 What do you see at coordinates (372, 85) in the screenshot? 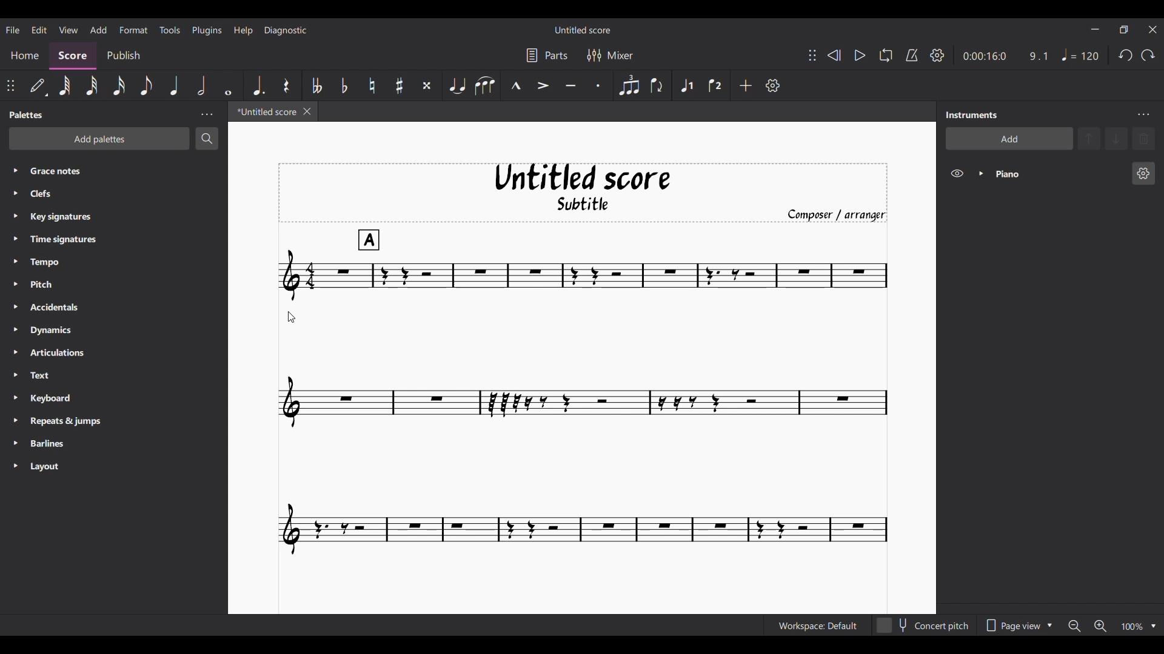
I see `Toggle natural` at bounding box center [372, 85].